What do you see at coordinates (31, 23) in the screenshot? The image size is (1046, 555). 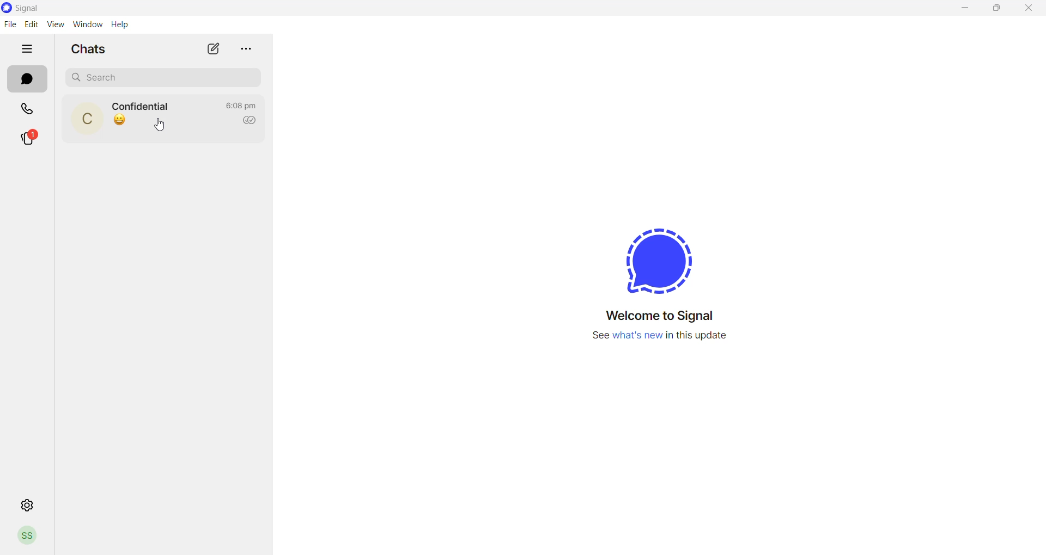 I see `edit` at bounding box center [31, 23].